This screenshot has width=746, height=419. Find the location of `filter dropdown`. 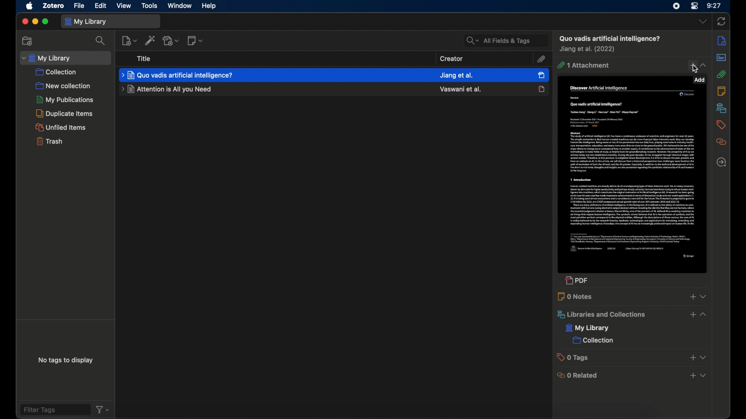

filter dropdown is located at coordinates (103, 410).